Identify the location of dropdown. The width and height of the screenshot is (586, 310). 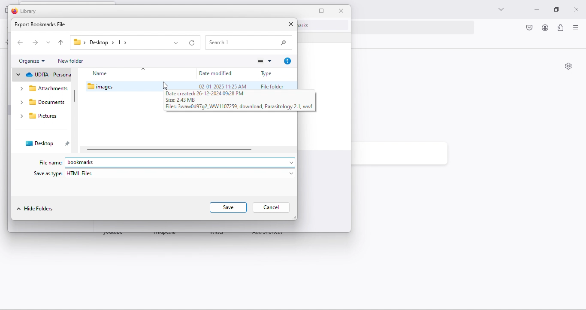
(175, 43).